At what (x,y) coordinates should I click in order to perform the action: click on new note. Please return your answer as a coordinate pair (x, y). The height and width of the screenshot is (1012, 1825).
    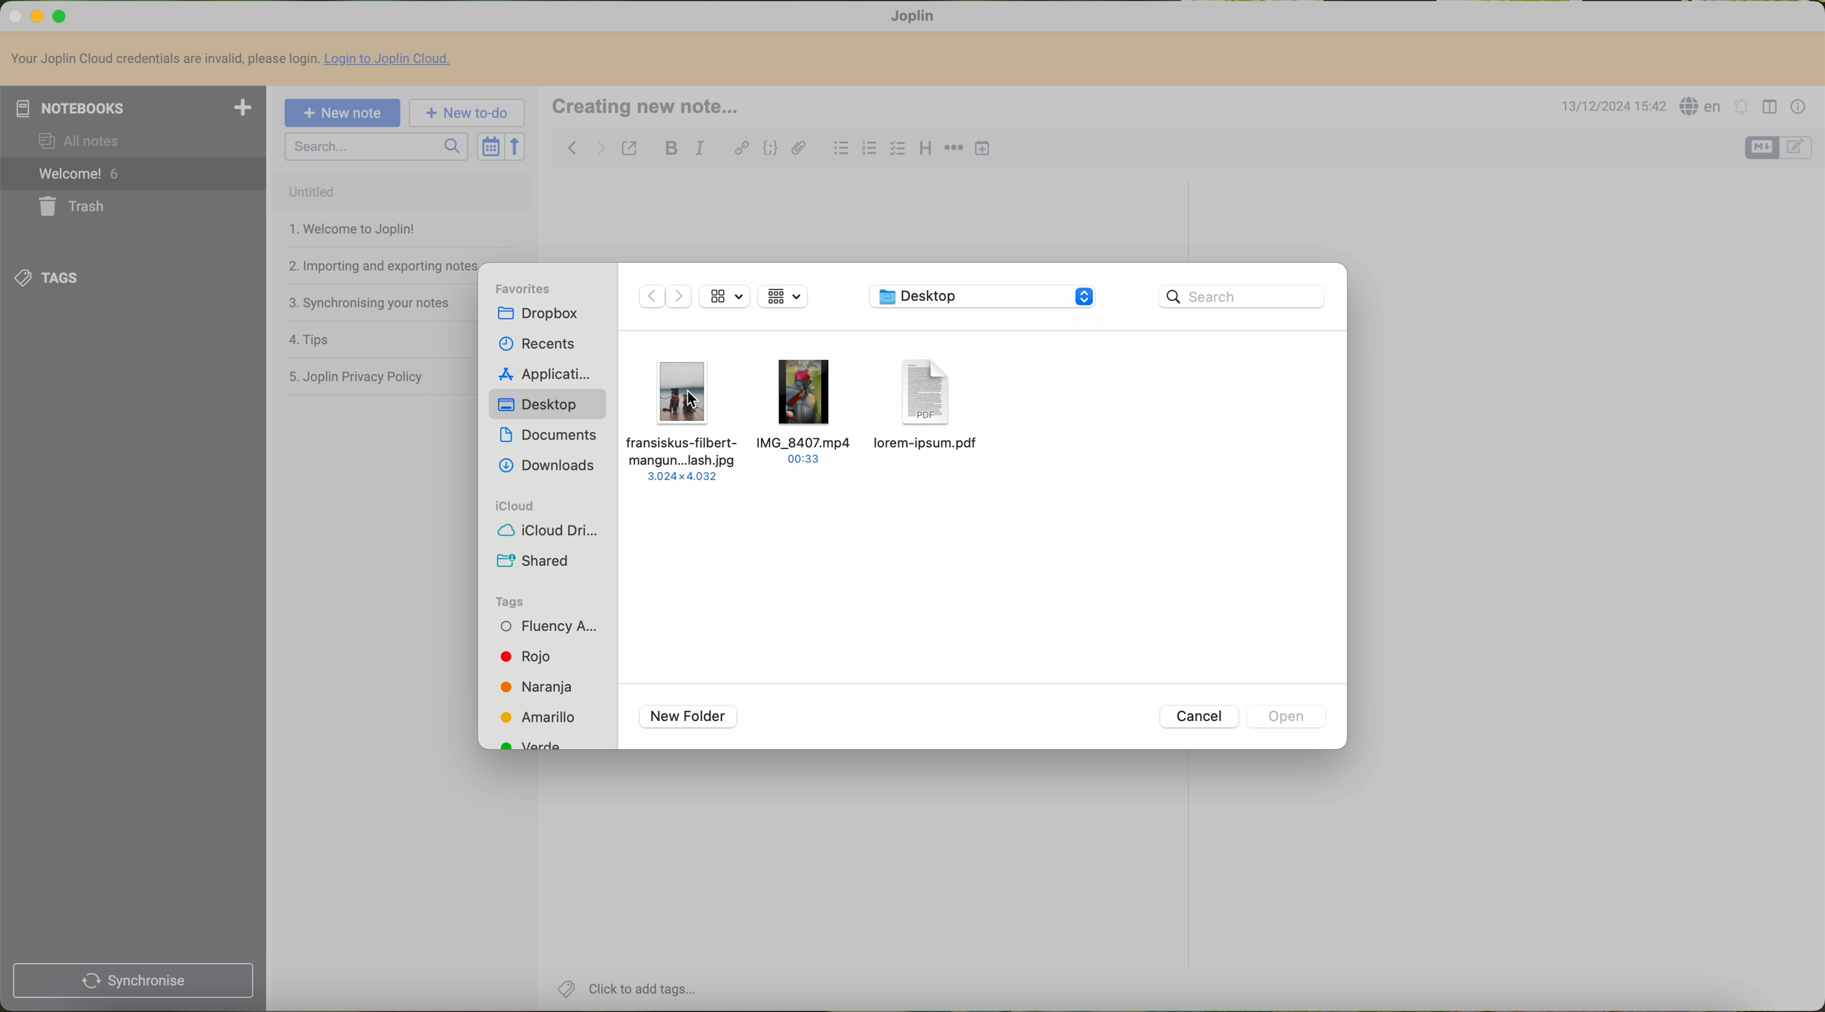
    Looking at the image, I should click on (341, 113).